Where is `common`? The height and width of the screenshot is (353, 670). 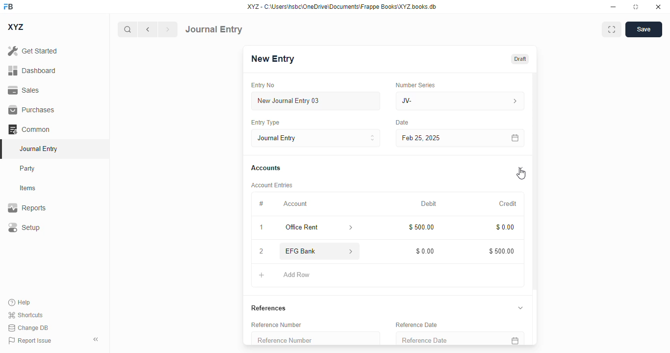
common is located at coordinates (29, 129).